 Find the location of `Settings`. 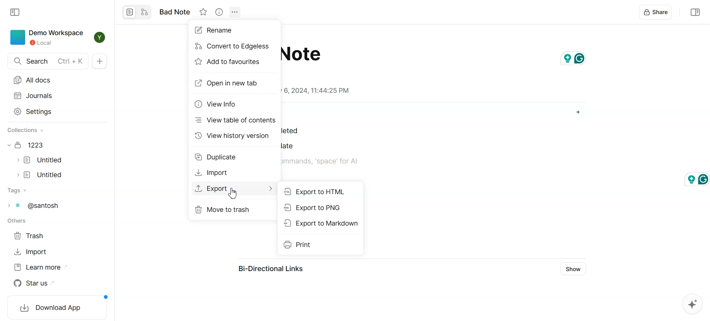

Settings is located at coordinates (47, 112).